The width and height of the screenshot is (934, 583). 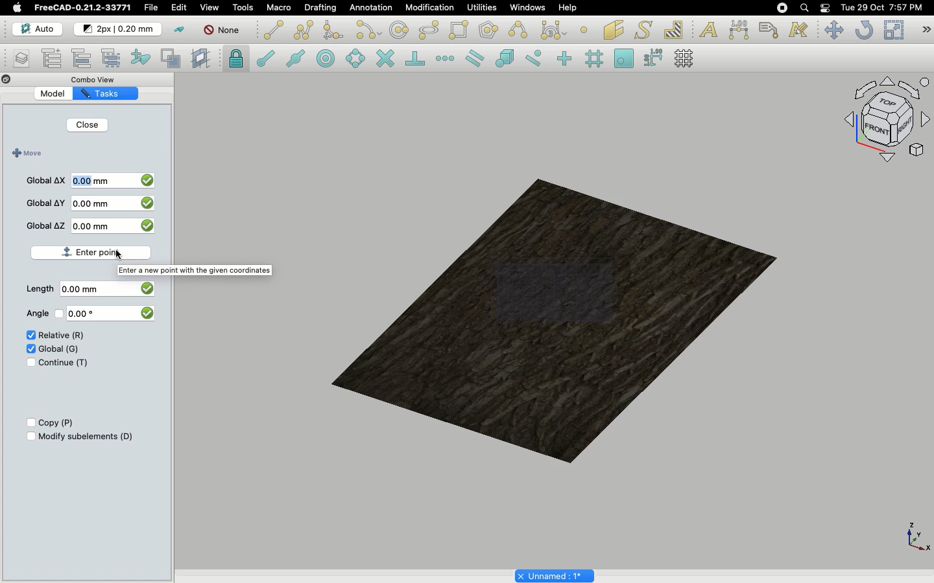 What do you see at coordinates (654, 58) in the screenshot?
I see `Snap dimensions` at bounding box center [654, 58].